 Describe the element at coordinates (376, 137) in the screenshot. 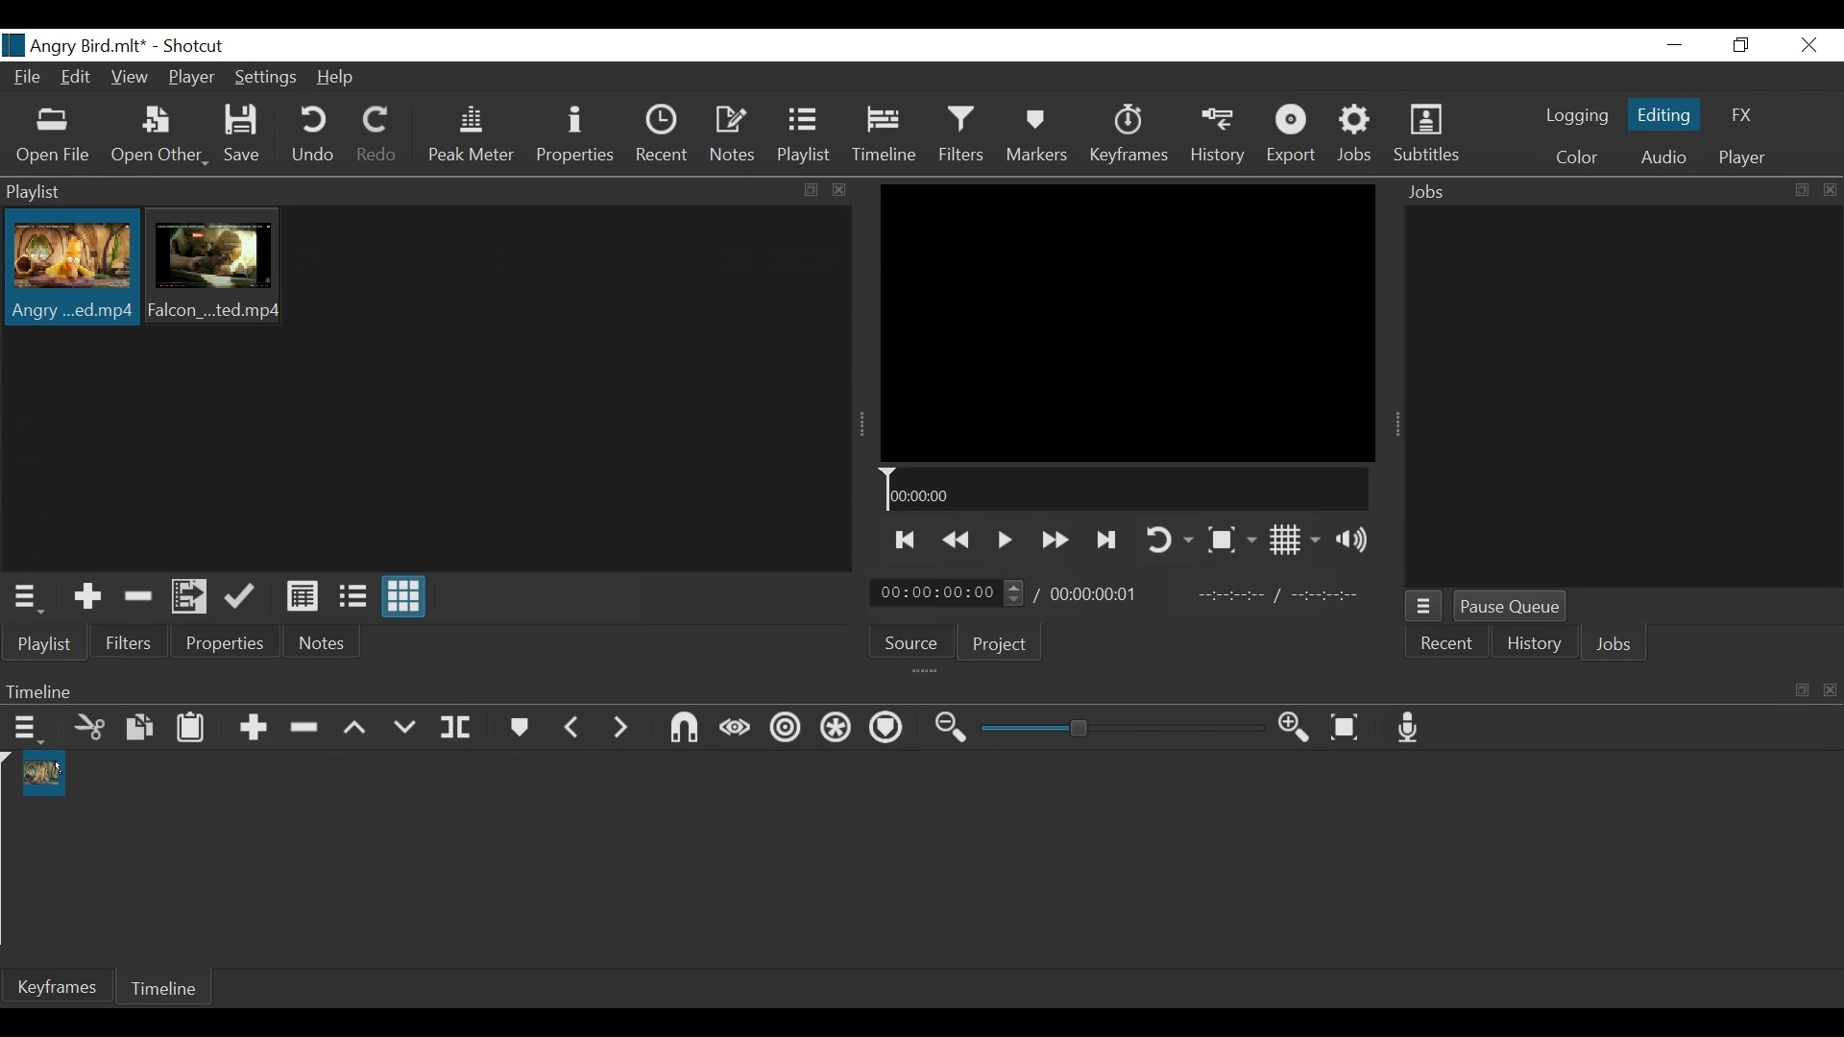

I see `Redo` at that location.